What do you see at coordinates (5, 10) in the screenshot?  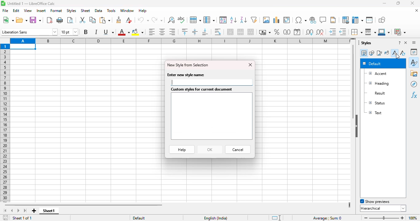 I see `file` at bounding box center [5, 10].